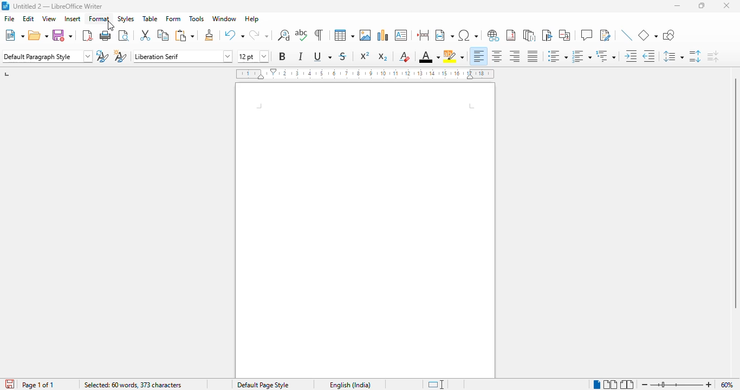 The height and width of the screenshot is (390, 740). I want to click on ruler, so click(365, 74).